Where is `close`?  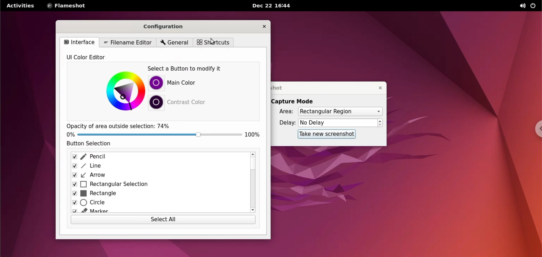 close is located at coordinates (264, 26).